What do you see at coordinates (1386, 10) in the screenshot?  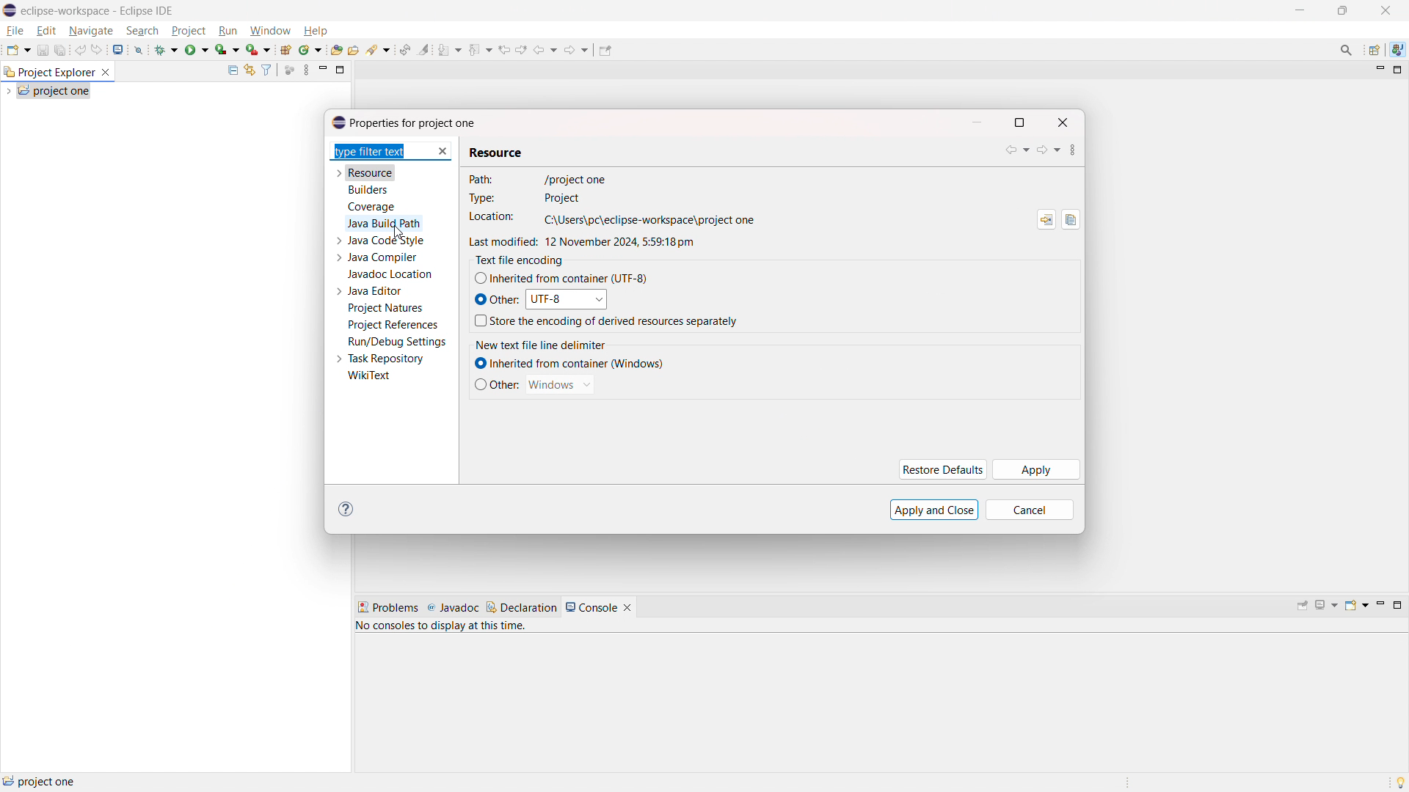 I see `close` at bounding box center [1386, 10].